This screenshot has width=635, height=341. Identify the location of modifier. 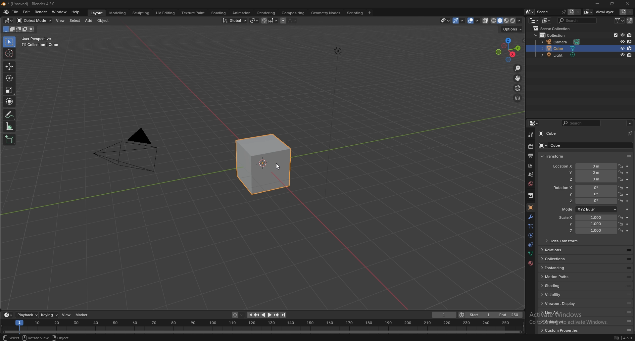
(531, 217).